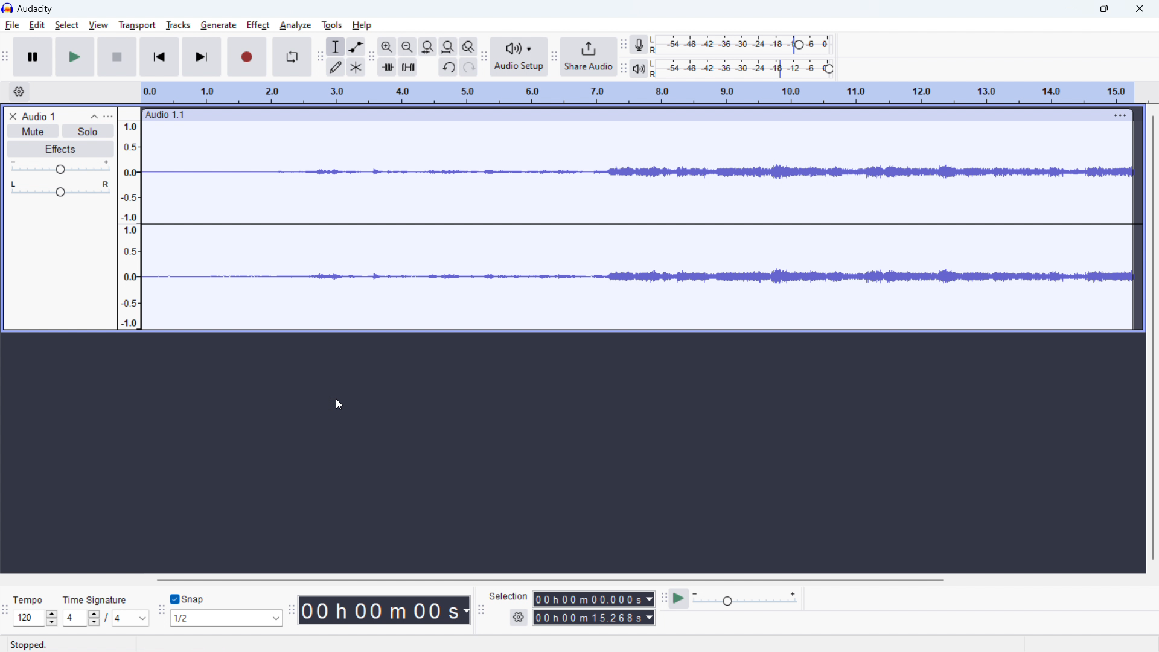  What do you see at coordinates (1151, 337) in the screenshot?
I see `vertical scroll bar` at bounding box center [1151, 337].